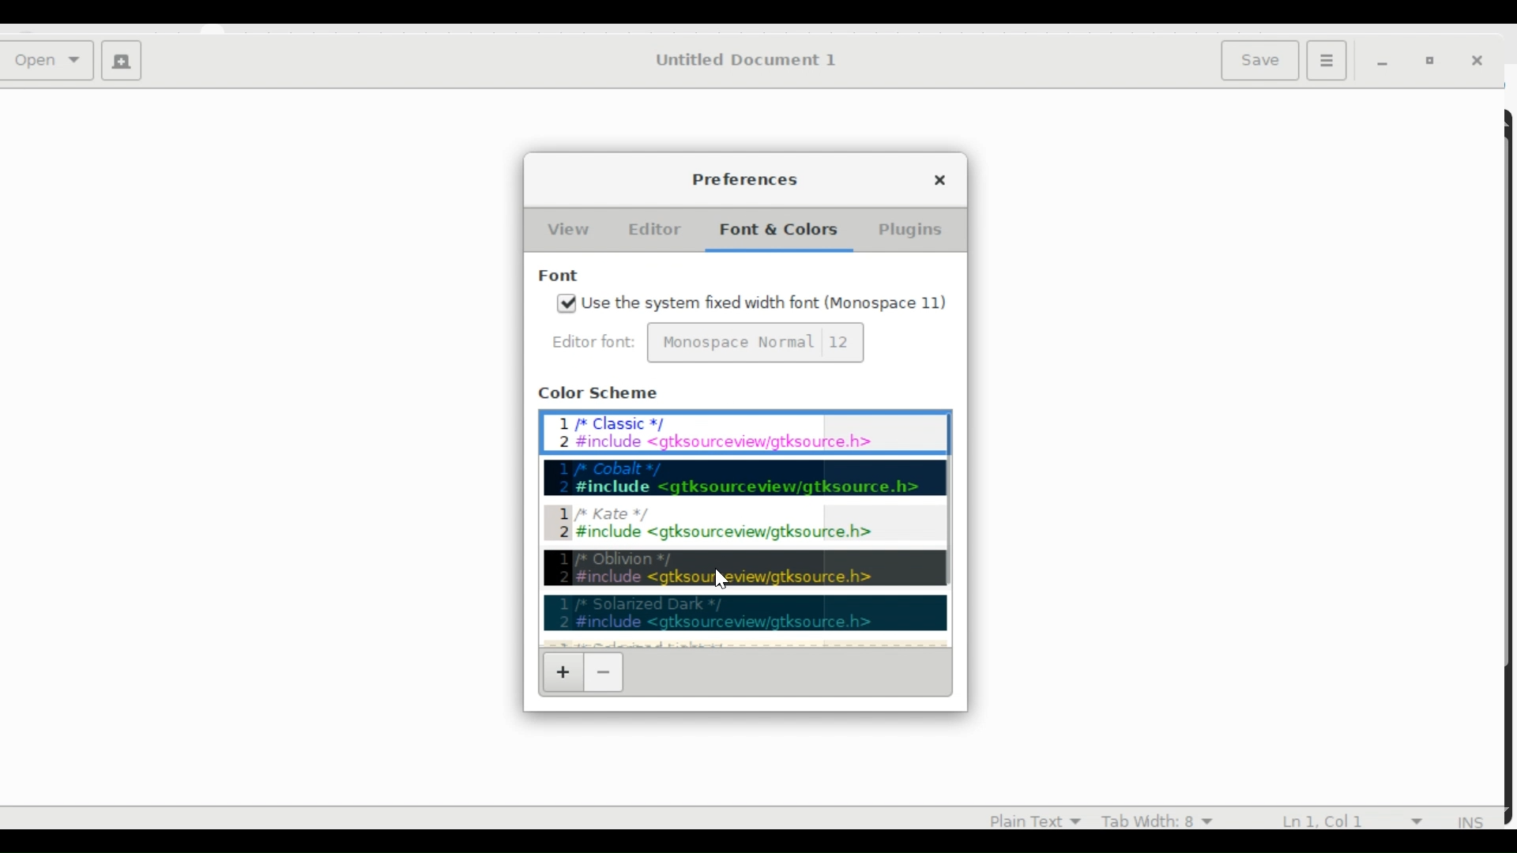 The image size is (1517, 853). I want to click on Application menu, so click(1326, 59).